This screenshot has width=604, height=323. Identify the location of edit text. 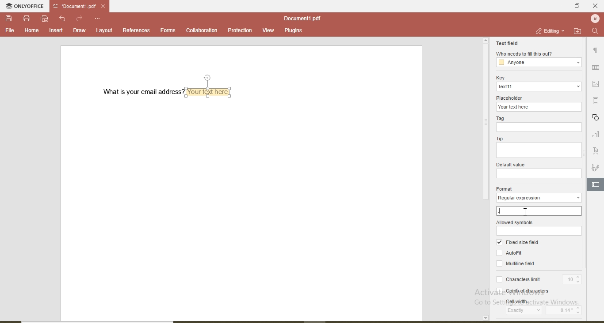
(597, 184).